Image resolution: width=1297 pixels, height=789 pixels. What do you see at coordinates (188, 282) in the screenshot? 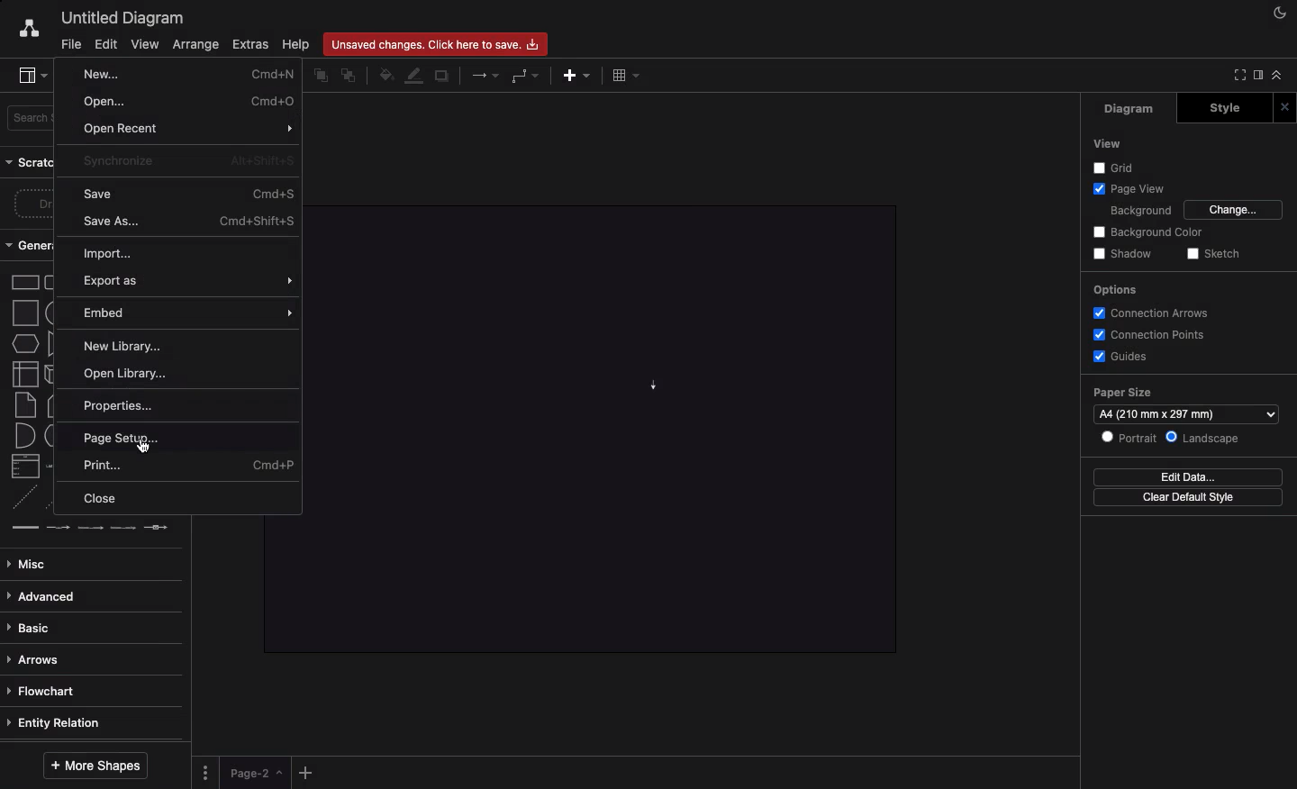
I see `Export as` at bounding box center [188, 282].